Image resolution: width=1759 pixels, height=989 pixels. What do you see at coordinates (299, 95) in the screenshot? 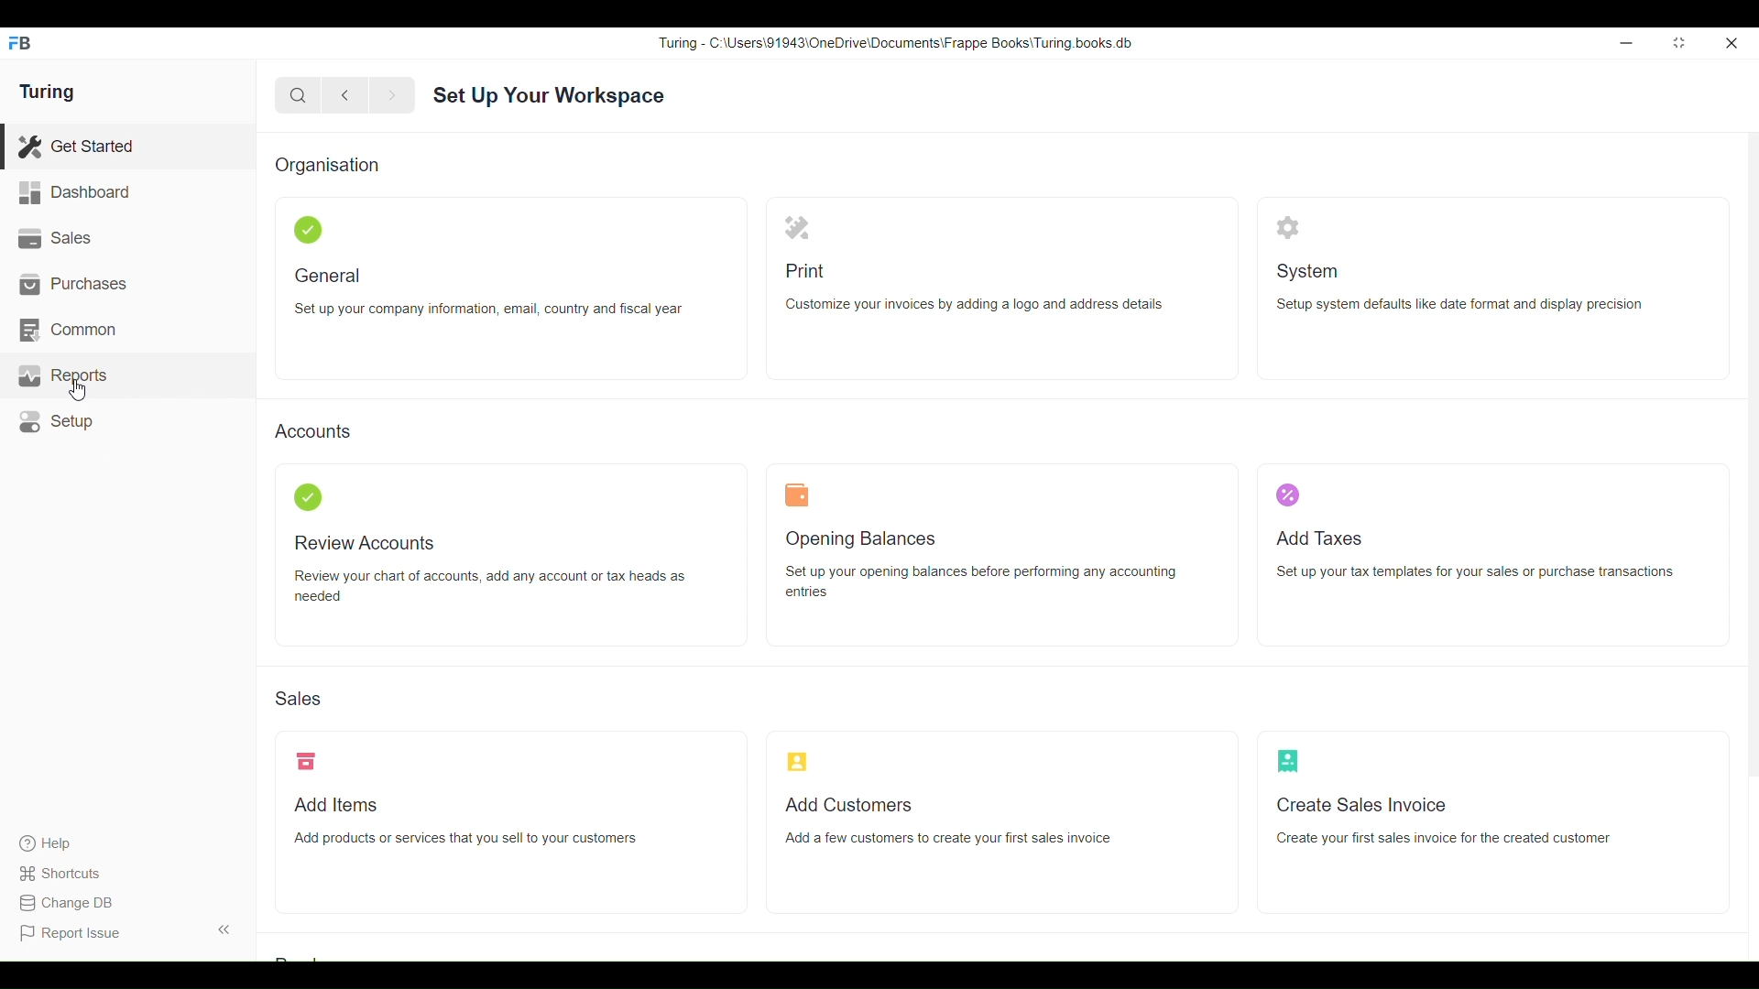
I see `Search` at bounding box center [299, 95].